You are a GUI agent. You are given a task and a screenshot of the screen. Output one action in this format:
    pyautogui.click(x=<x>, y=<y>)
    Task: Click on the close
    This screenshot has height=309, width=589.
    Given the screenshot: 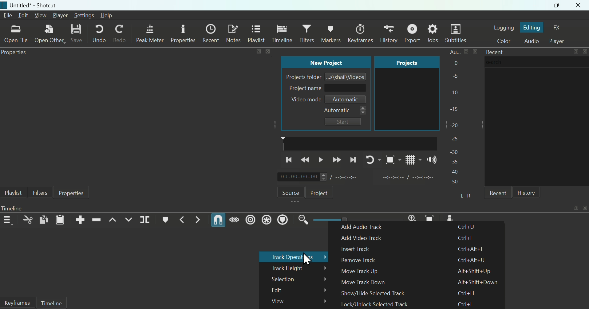 What is the action you would take?
    pyautogui.click(x=475, y=51)
    